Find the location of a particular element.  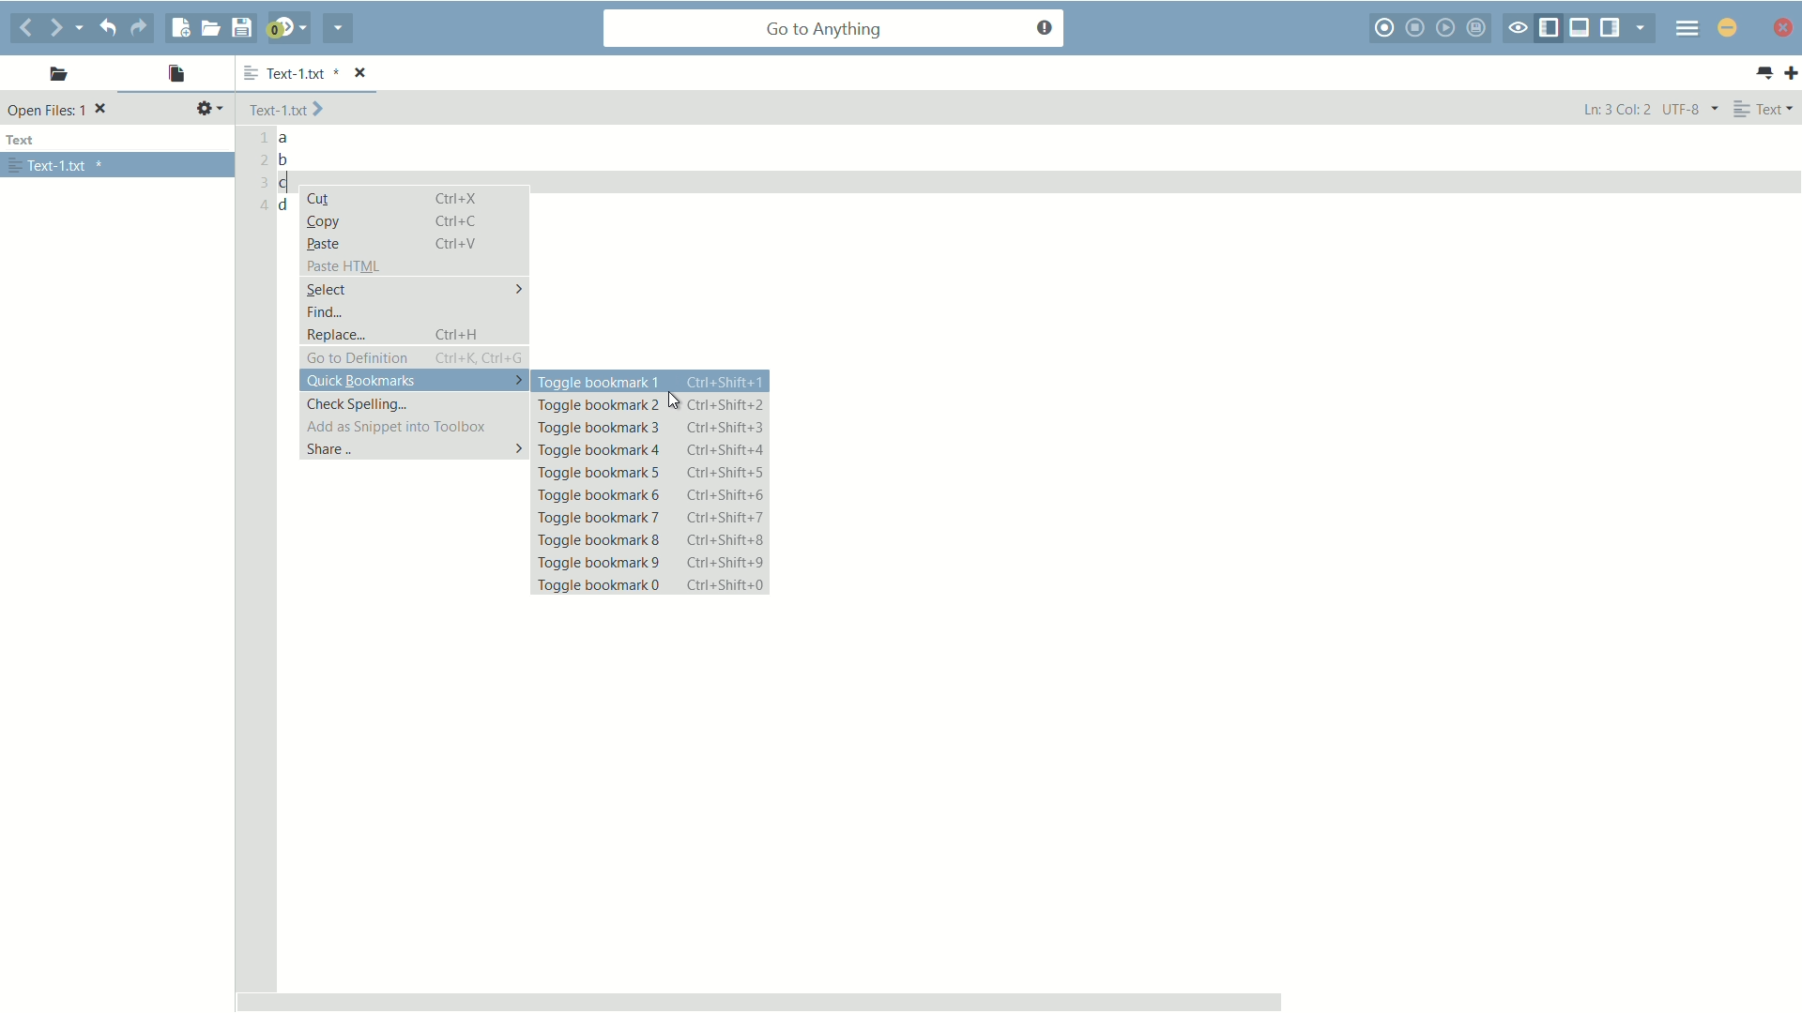

toggle bookmark 6 is located at coordinates (651, 493).